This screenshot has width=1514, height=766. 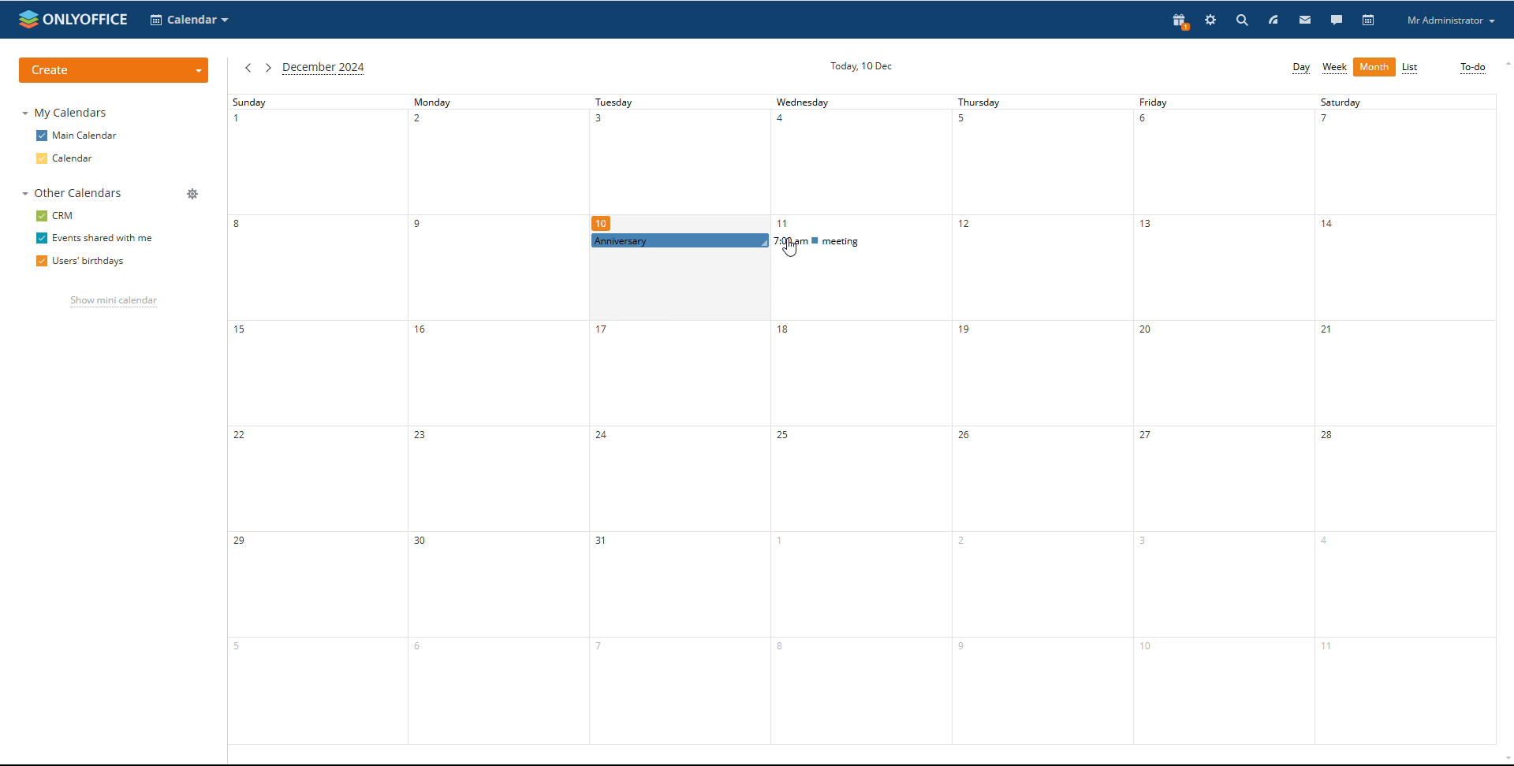 What do you see at coordinates (675, 498) in the screenshot?
I see `tuesday` at bounding box center [675, 498].